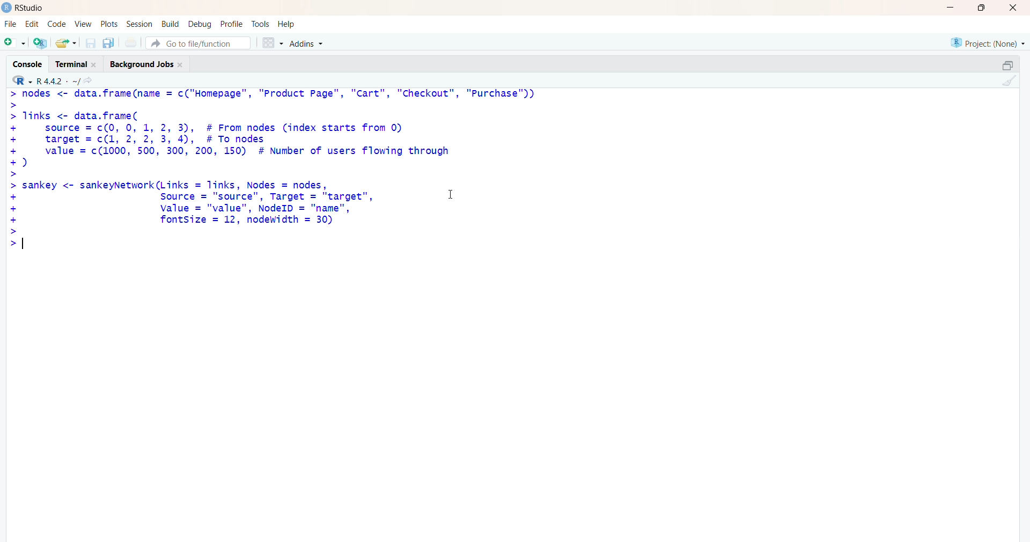 The height and width of the screenshot is (542, 1030). I want to click on file, so click(132, 42).